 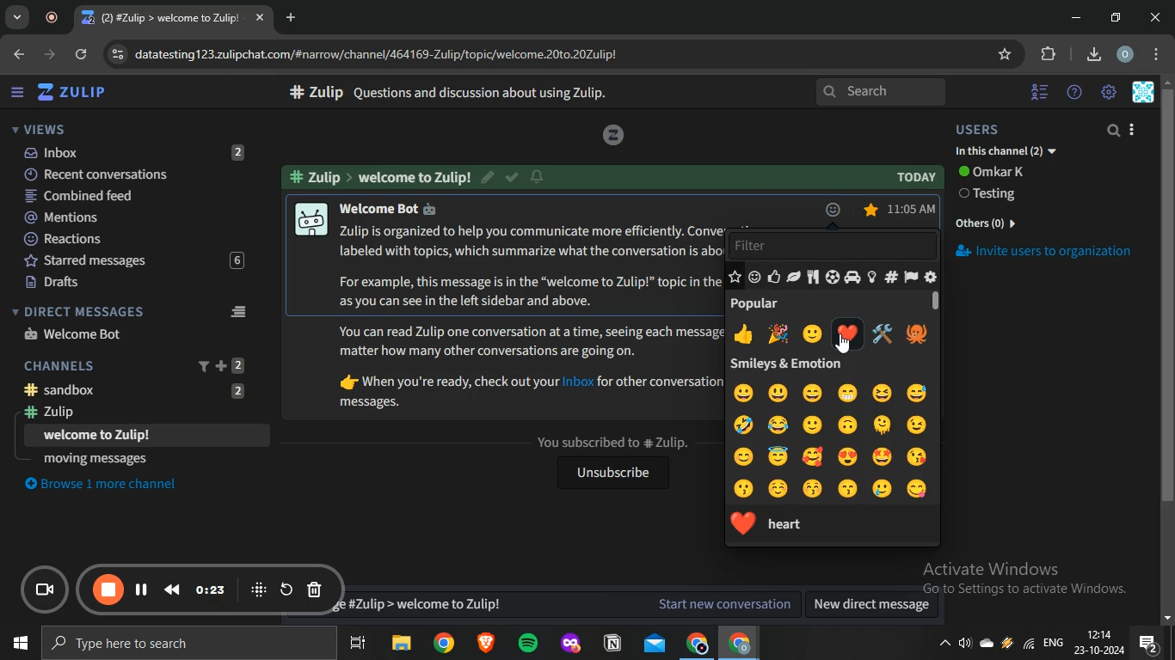 What do you see at coordinates (358, 645) in the screenshot?
I see `task view` at bounding box center [358, 645].